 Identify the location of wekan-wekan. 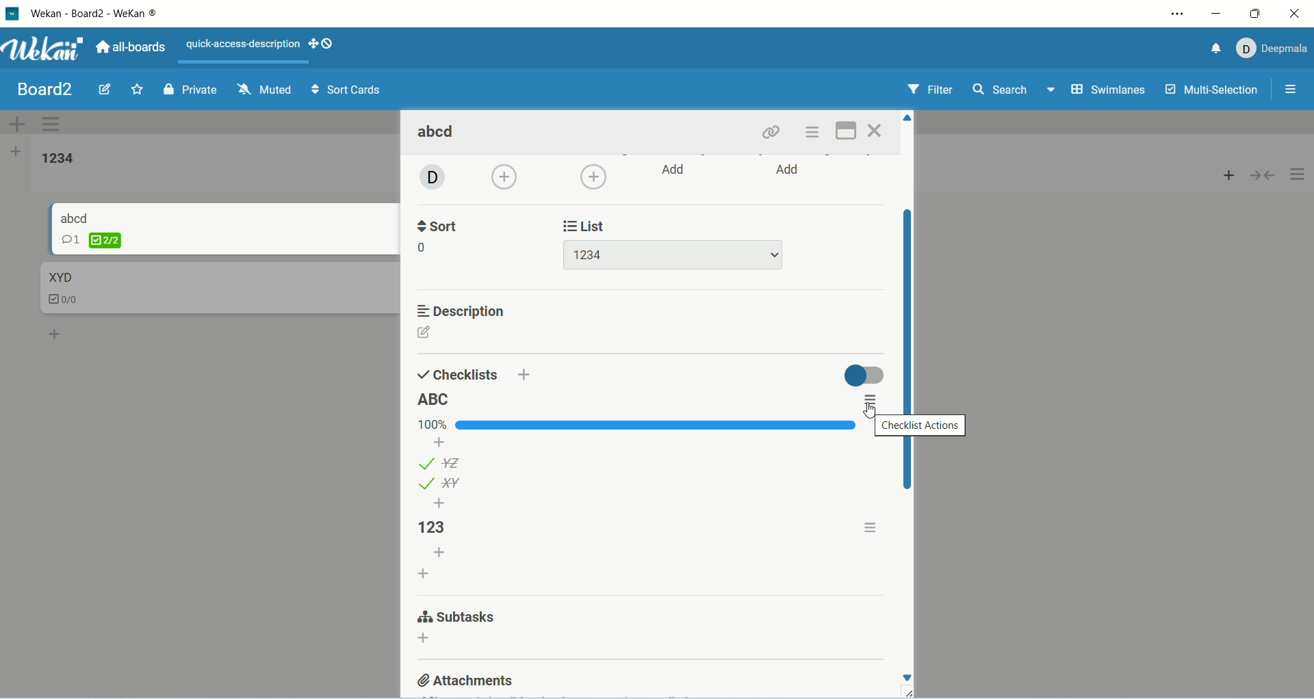
(93, 14).